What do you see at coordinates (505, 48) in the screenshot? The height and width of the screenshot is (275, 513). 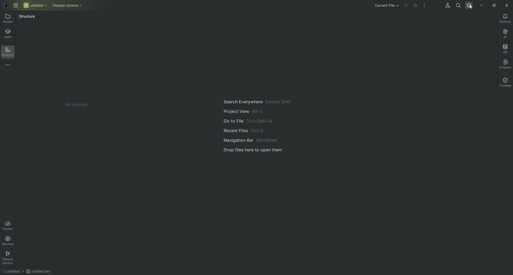 I see `Database` at bounding box center [505, 48].